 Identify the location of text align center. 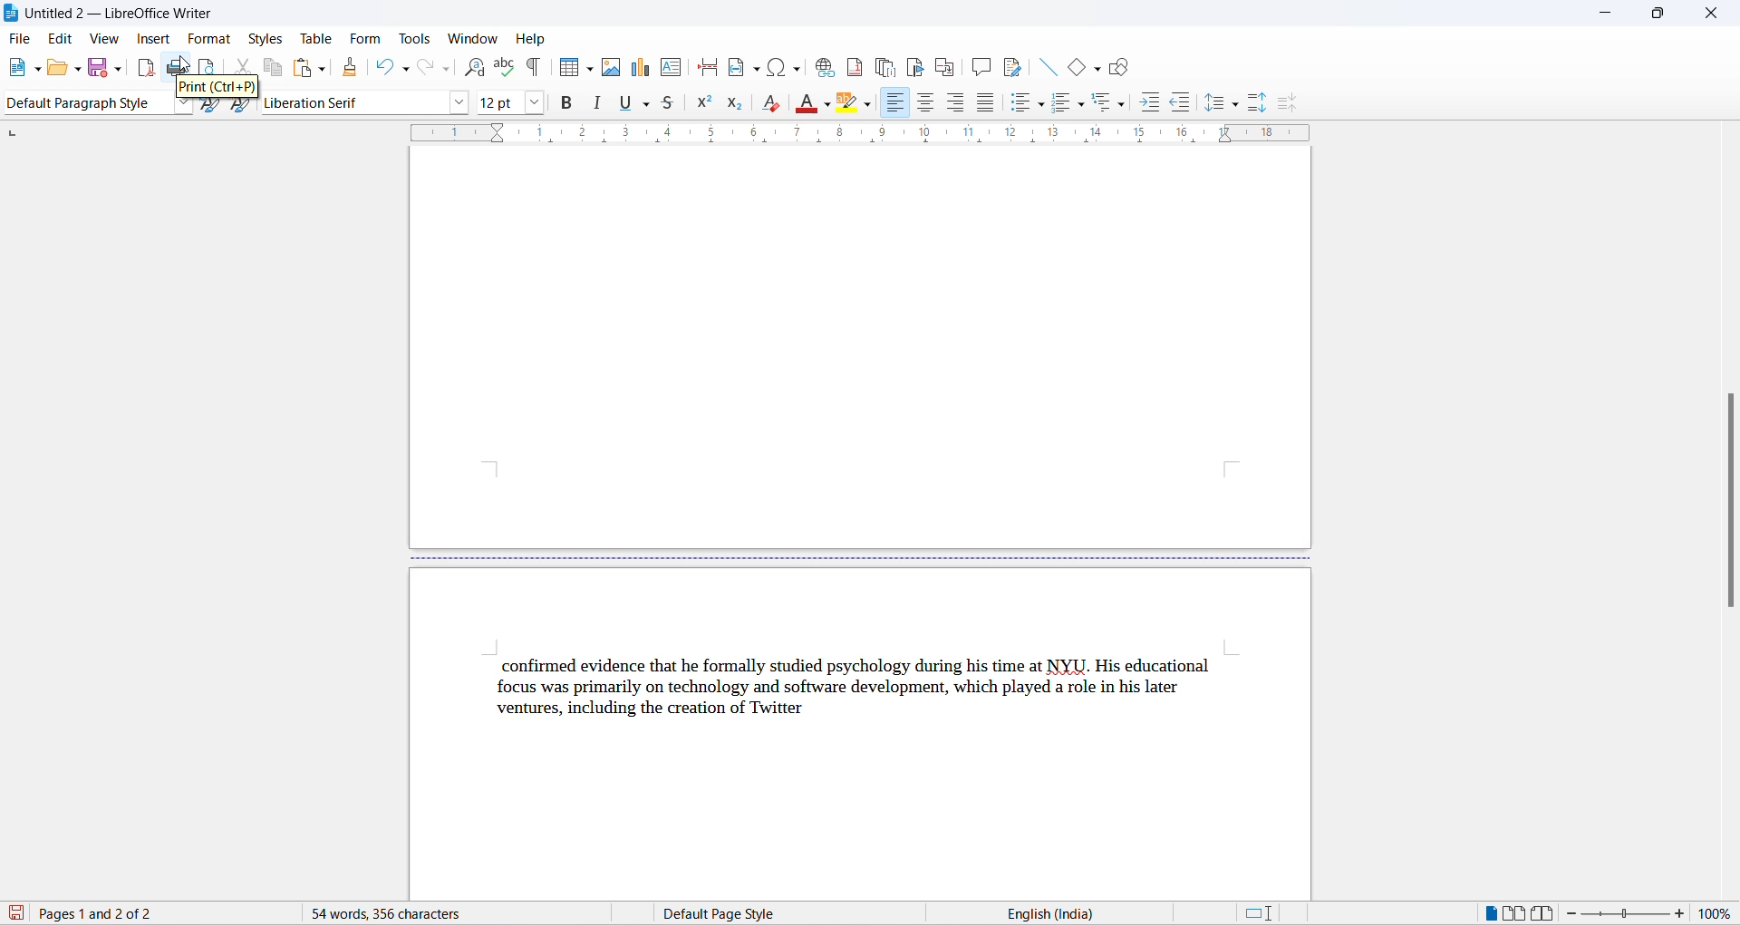
(923, 101).